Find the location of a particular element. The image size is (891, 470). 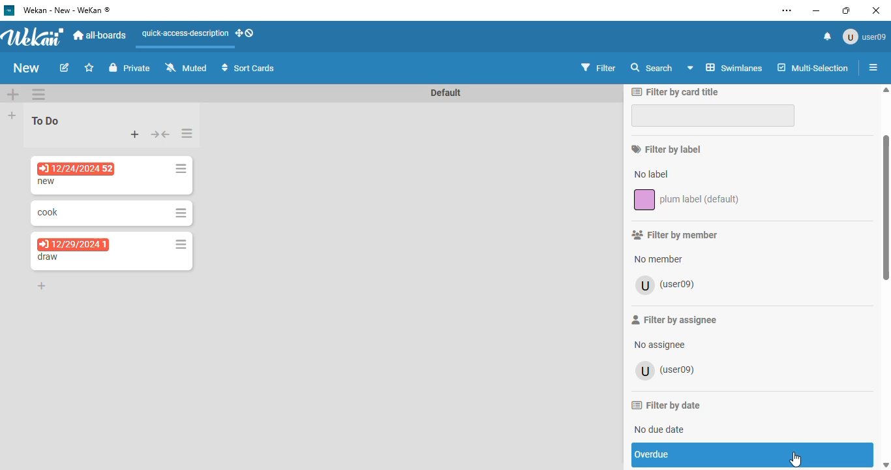

list actions is located at coordinates (188, 133).